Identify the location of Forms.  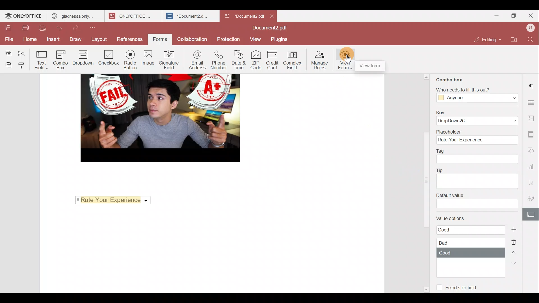
(158, 40).